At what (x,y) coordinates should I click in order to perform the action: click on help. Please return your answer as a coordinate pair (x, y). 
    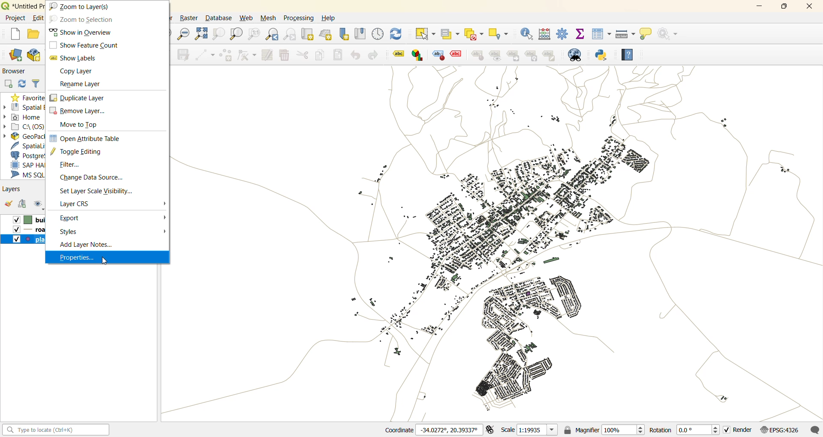
    Looking at the image, I should click on (332, 19).